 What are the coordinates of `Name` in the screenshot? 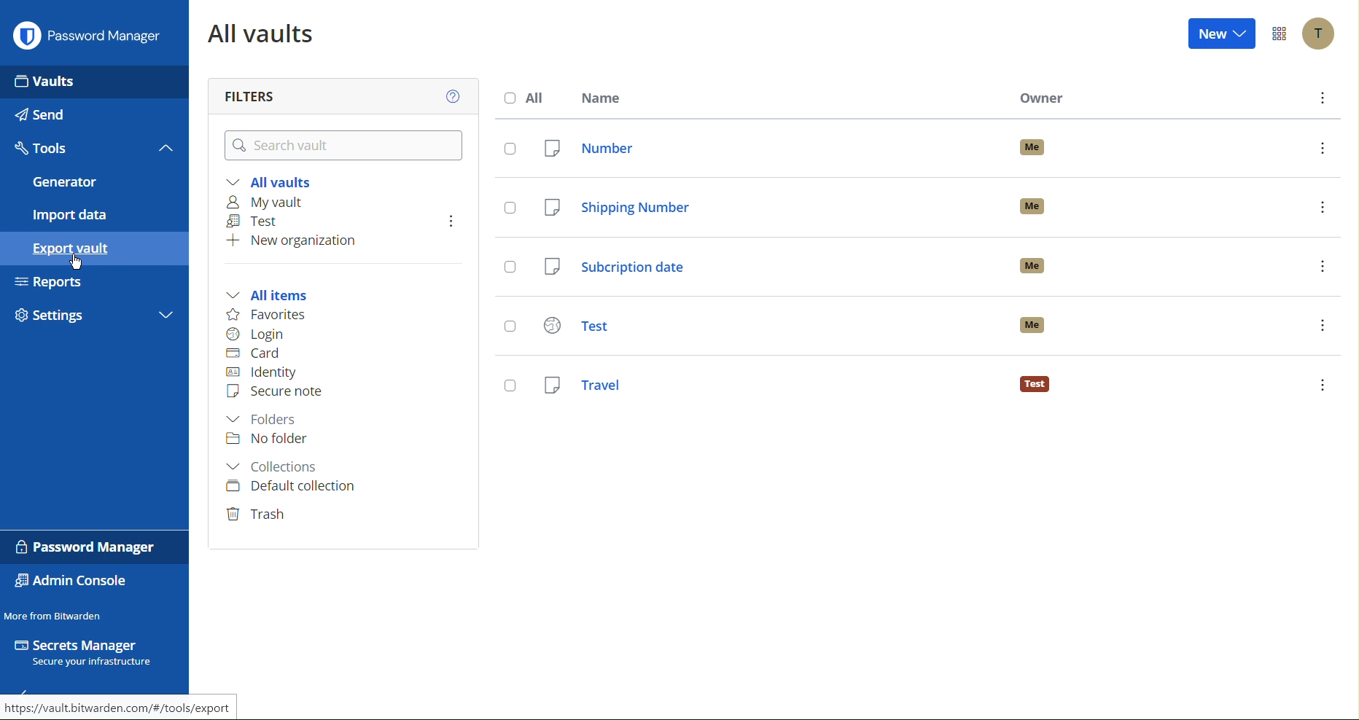 It's located at (601, 93).